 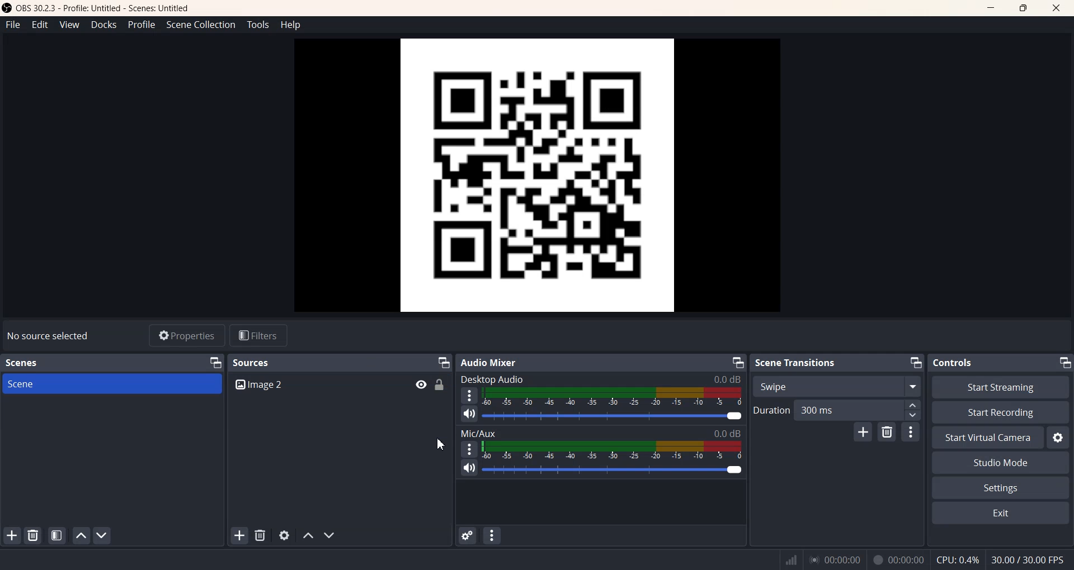 What do you see at coordinates (614, 468) in the screenshot?
I see `Volume Adjuster` at bounding box center [614, 468].